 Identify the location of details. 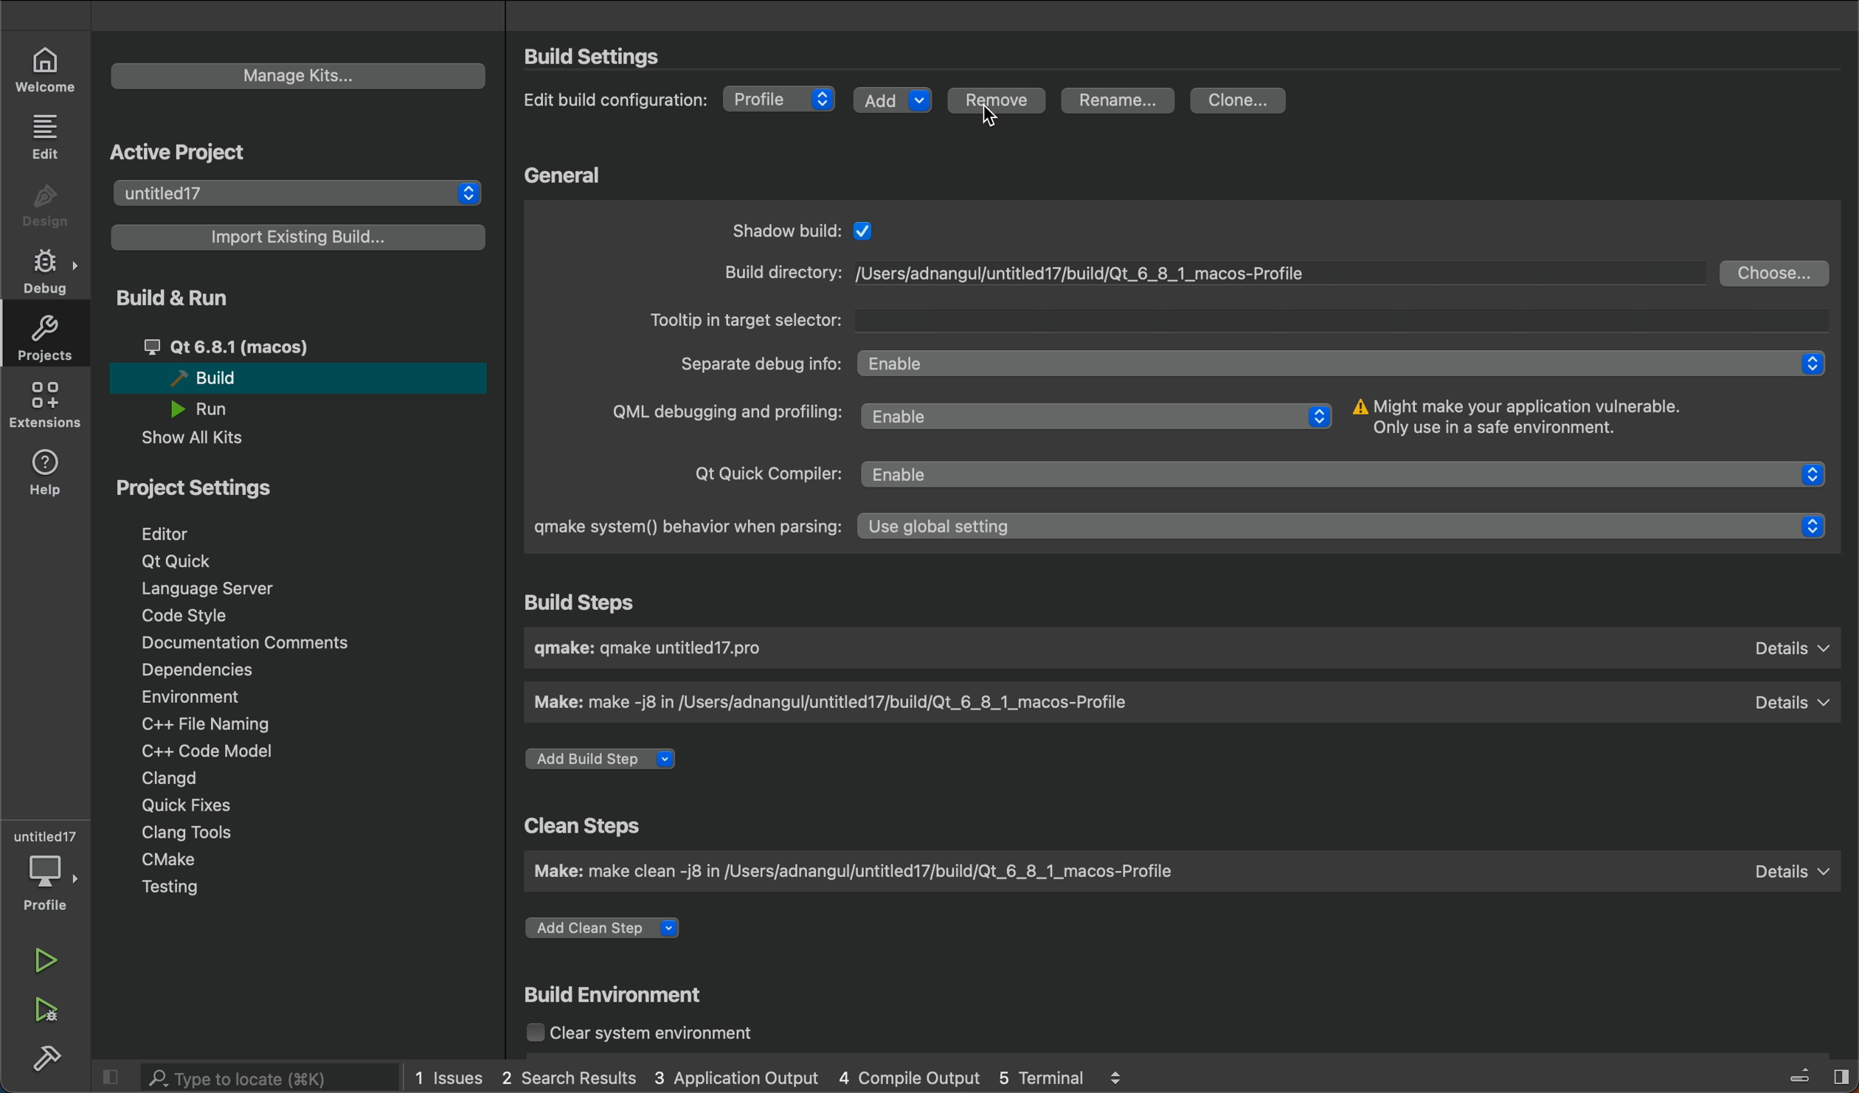
(1797, 650).